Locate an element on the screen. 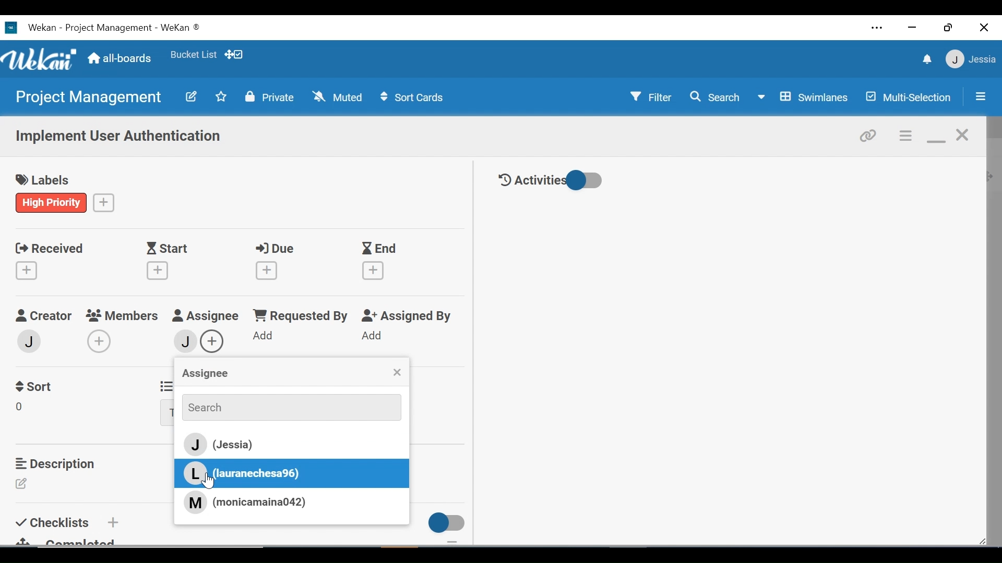 This screenshot has width=1002, height=563. Create Received Date is located at coordinates (29, 270).